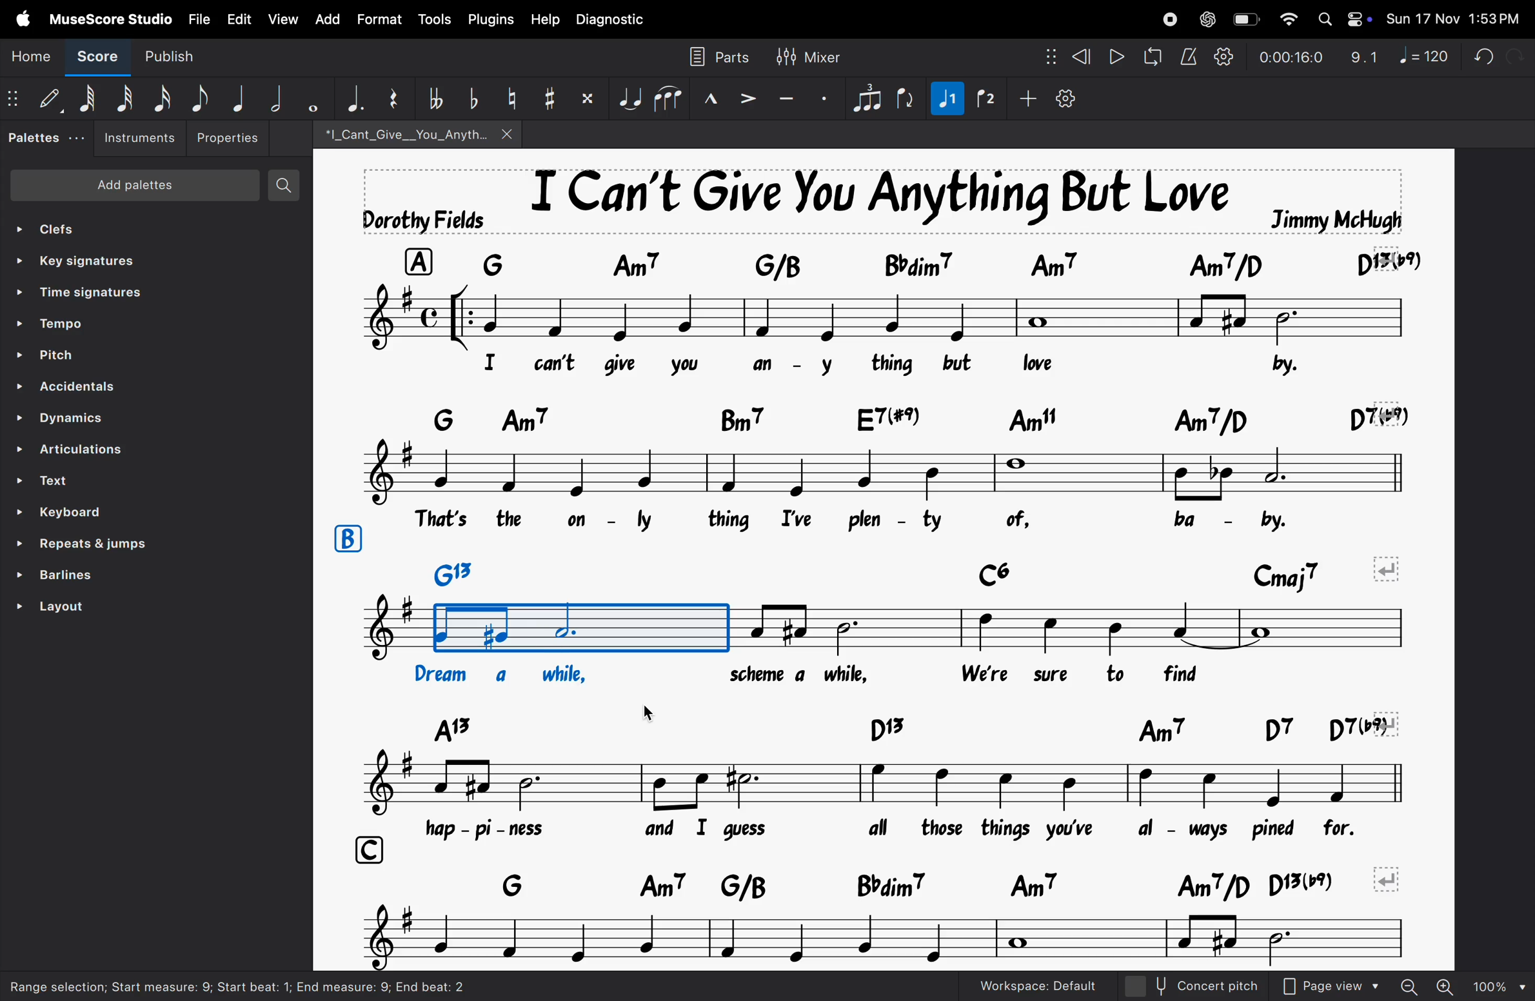 This screenshot has height=1001, width=1535. I want to click on undo, so click(1479, 54).